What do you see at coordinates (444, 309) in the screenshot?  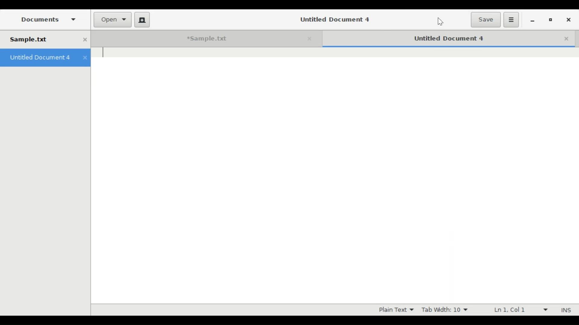 I see `Tab Width: 10` at bounding box center [444, 309].